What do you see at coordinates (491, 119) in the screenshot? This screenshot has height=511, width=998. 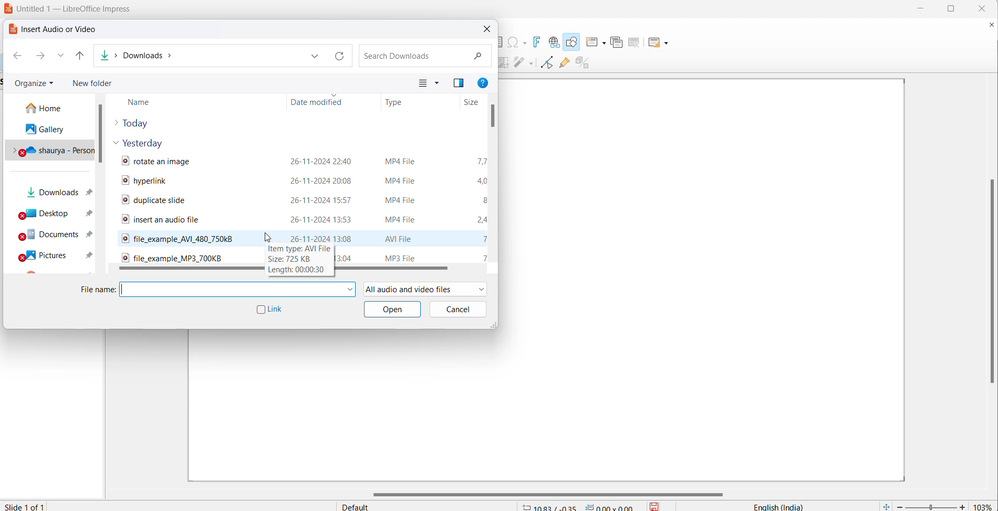 I see `scroll bar` at bounding box center [491, 119].